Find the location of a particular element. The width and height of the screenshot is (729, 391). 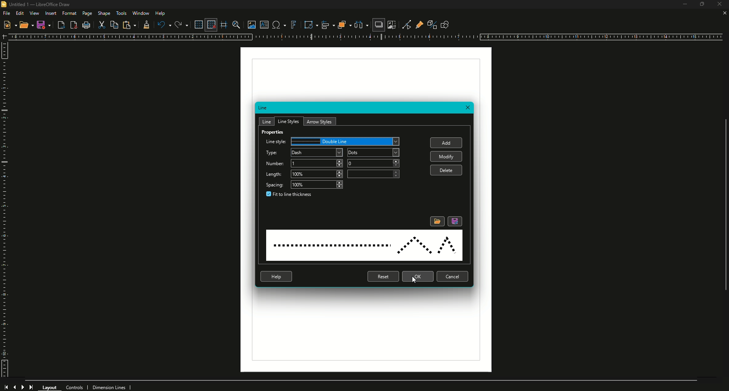

Transformations is located at coordinates (308, 24).